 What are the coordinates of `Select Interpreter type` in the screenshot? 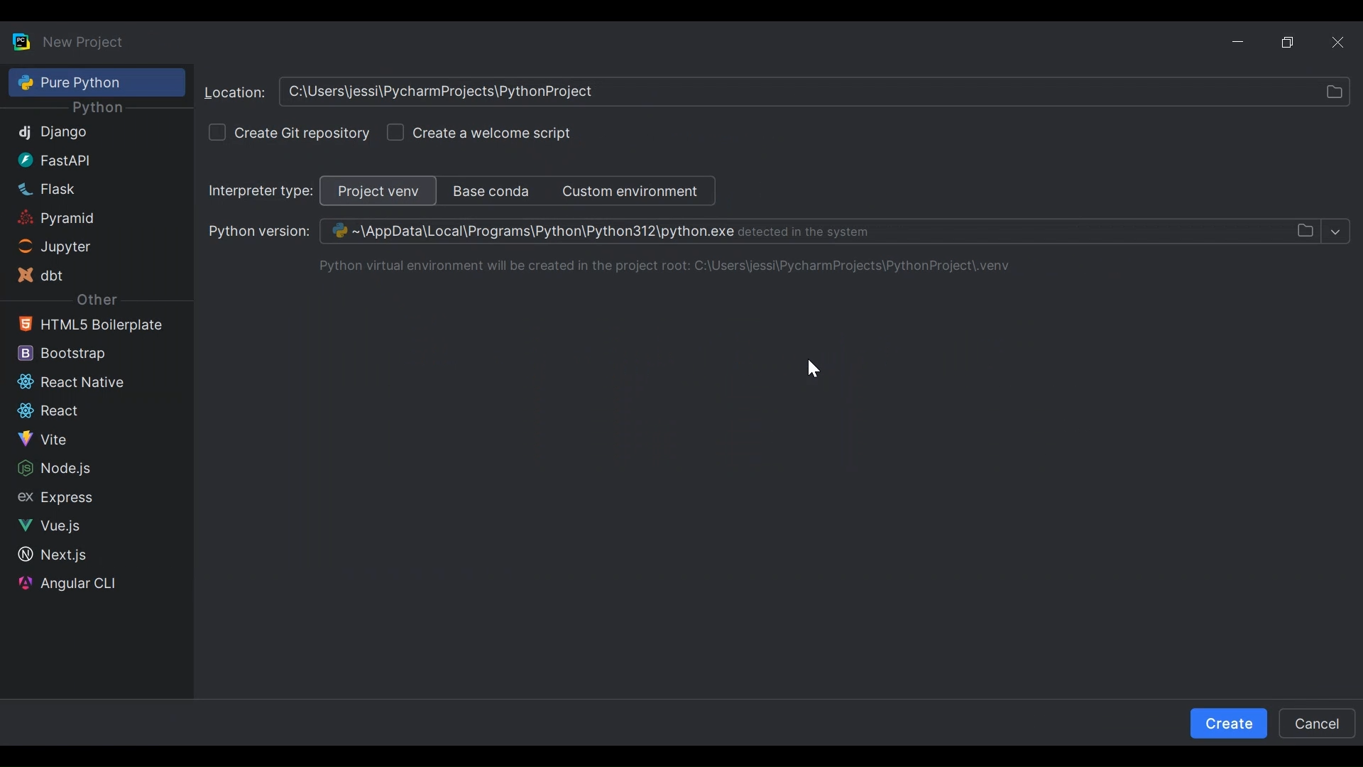 It's located at (261, 191).